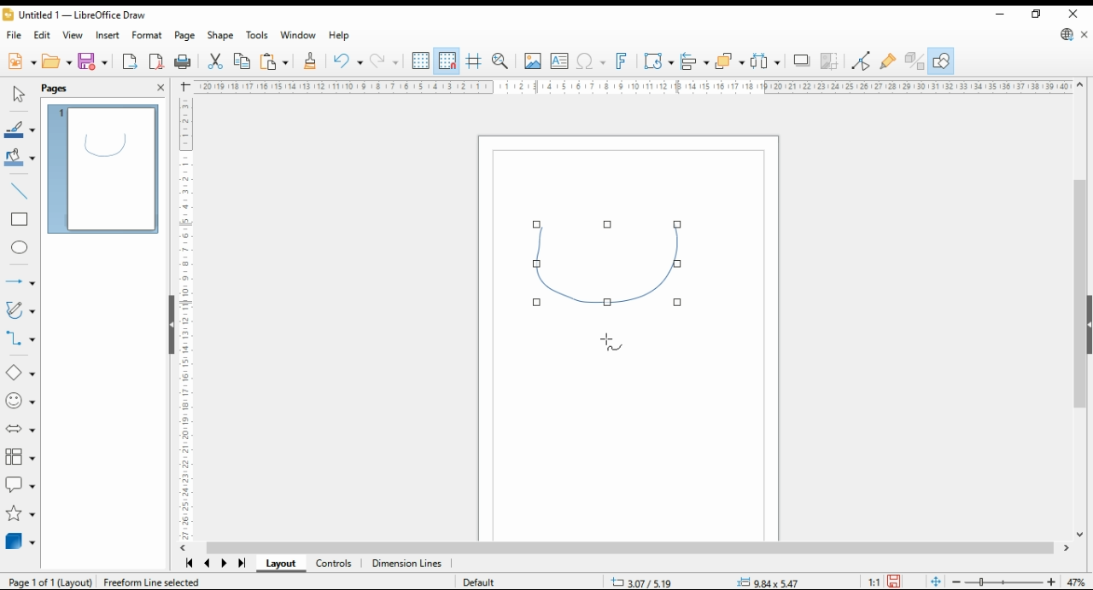 The width and height of the screenshot is (1093, 590). I want to click on paste, so click(273, 63).